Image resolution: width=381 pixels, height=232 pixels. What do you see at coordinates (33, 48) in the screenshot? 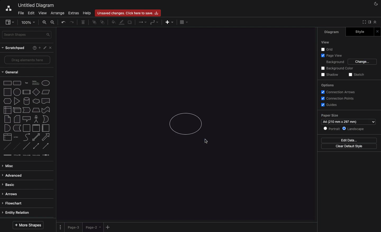
I see `Help` at bounding box center [33, 48].